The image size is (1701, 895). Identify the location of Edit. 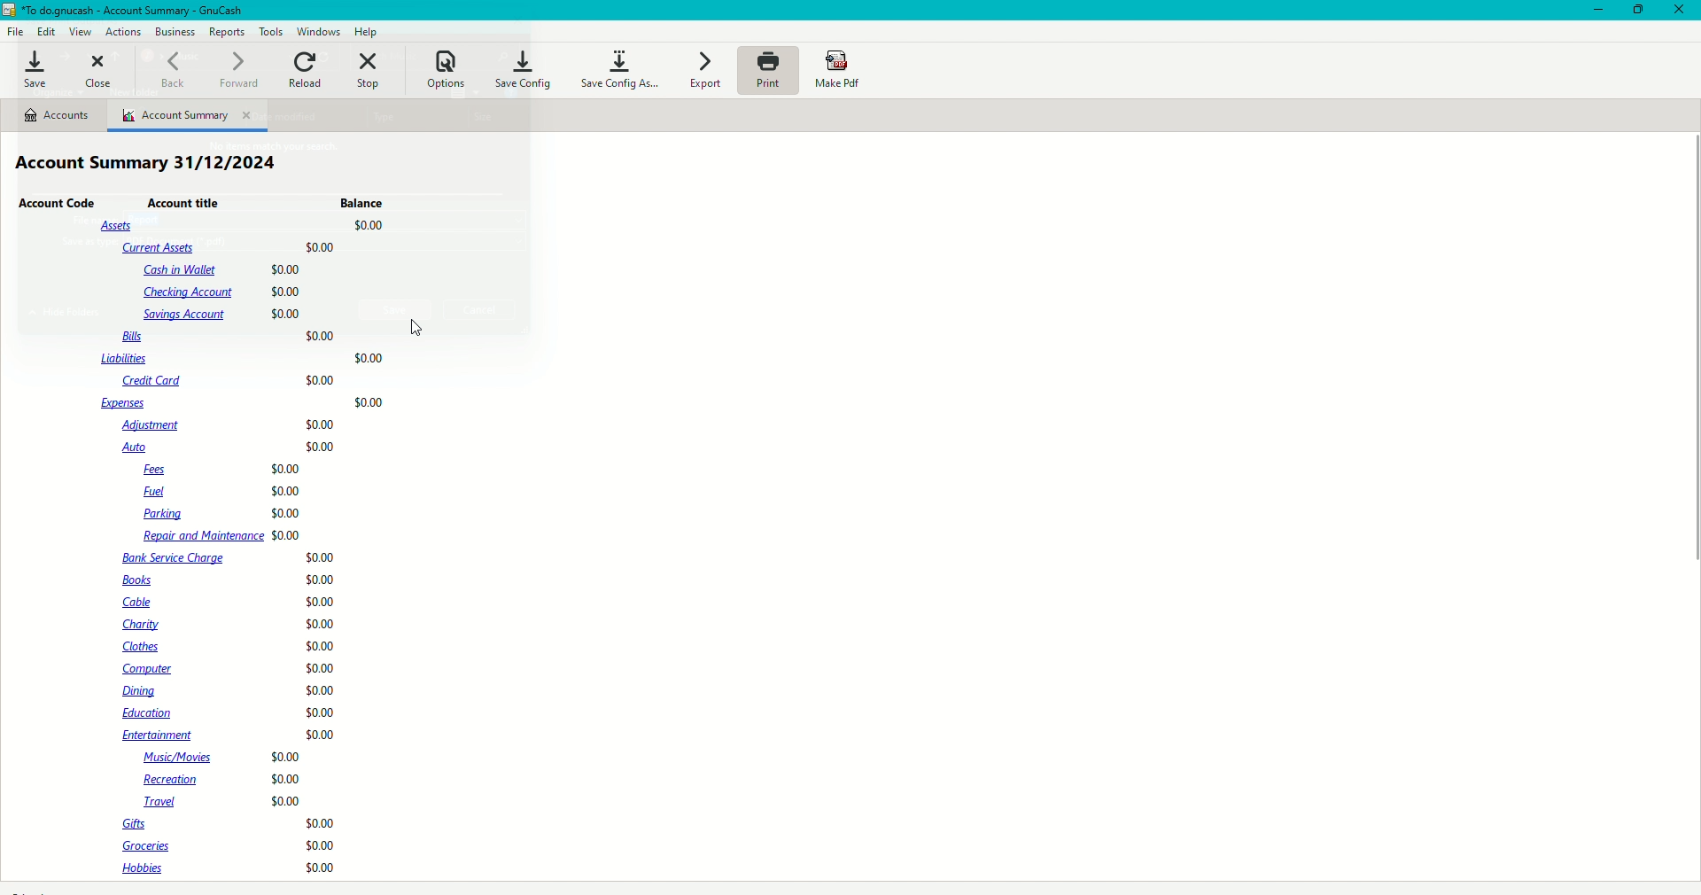
(48, 32).